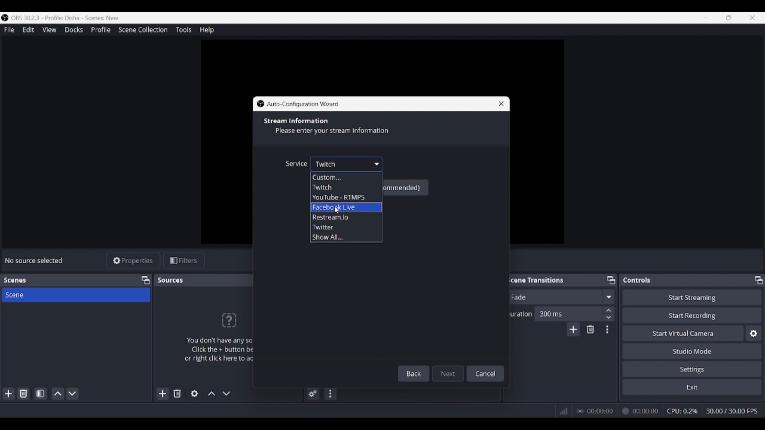  What do you see at coordinates (183, 29) in the screenshot?
I see `Tools menu` at bounding box center [183, 29].